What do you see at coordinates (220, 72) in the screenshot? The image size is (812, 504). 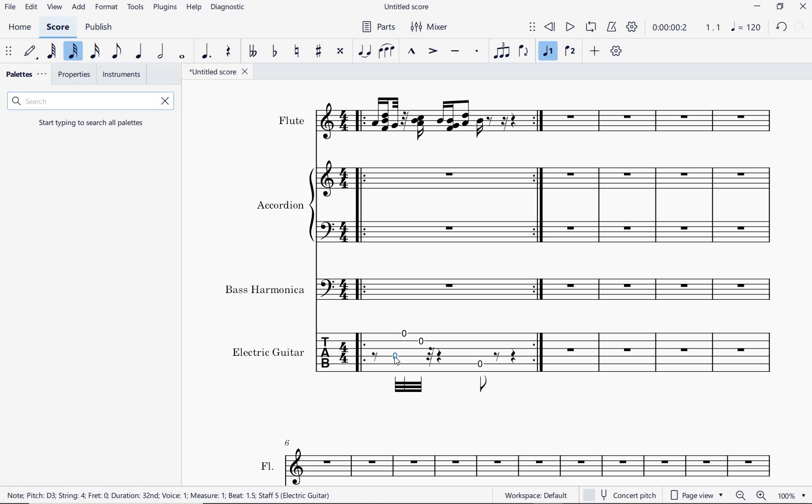 I see `file name` at bounding box center [220, 72].